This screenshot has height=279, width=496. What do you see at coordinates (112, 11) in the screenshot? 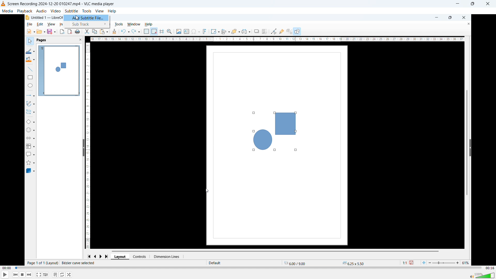
I see `help ` at bounding box center [112, 11].